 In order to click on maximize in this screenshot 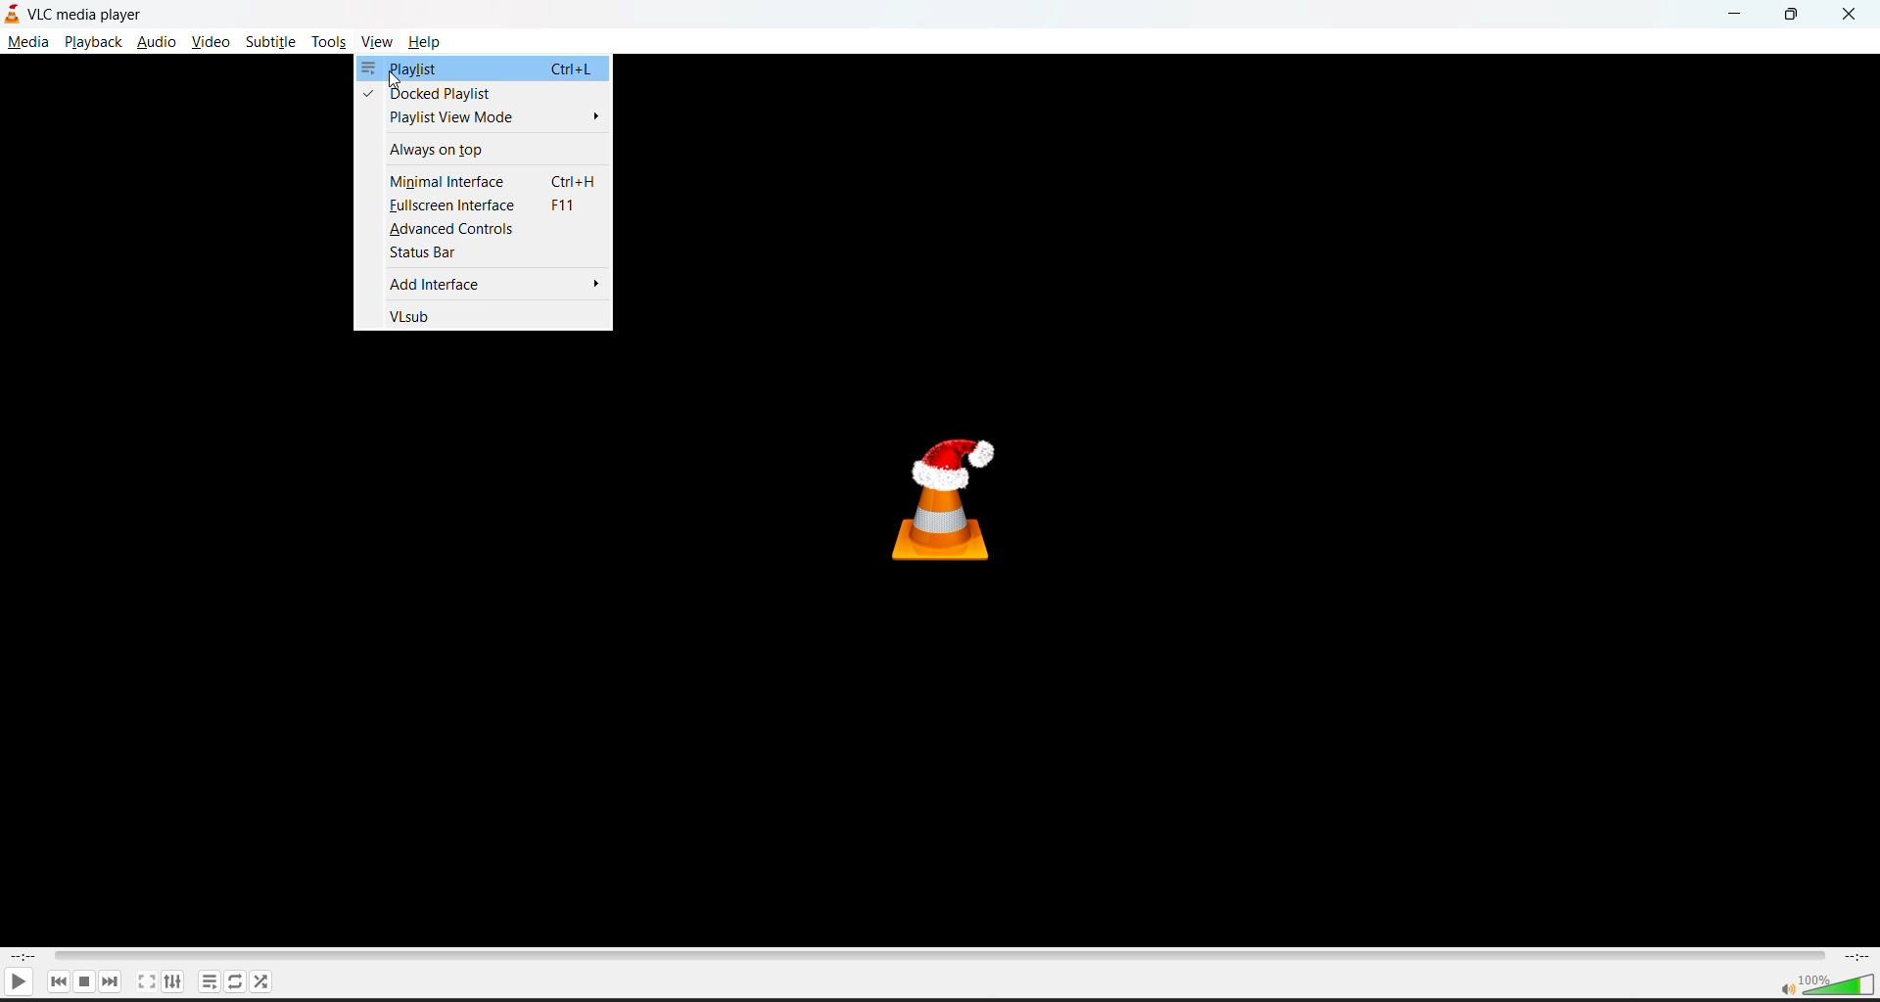, I will do `click(1792, 15)`.